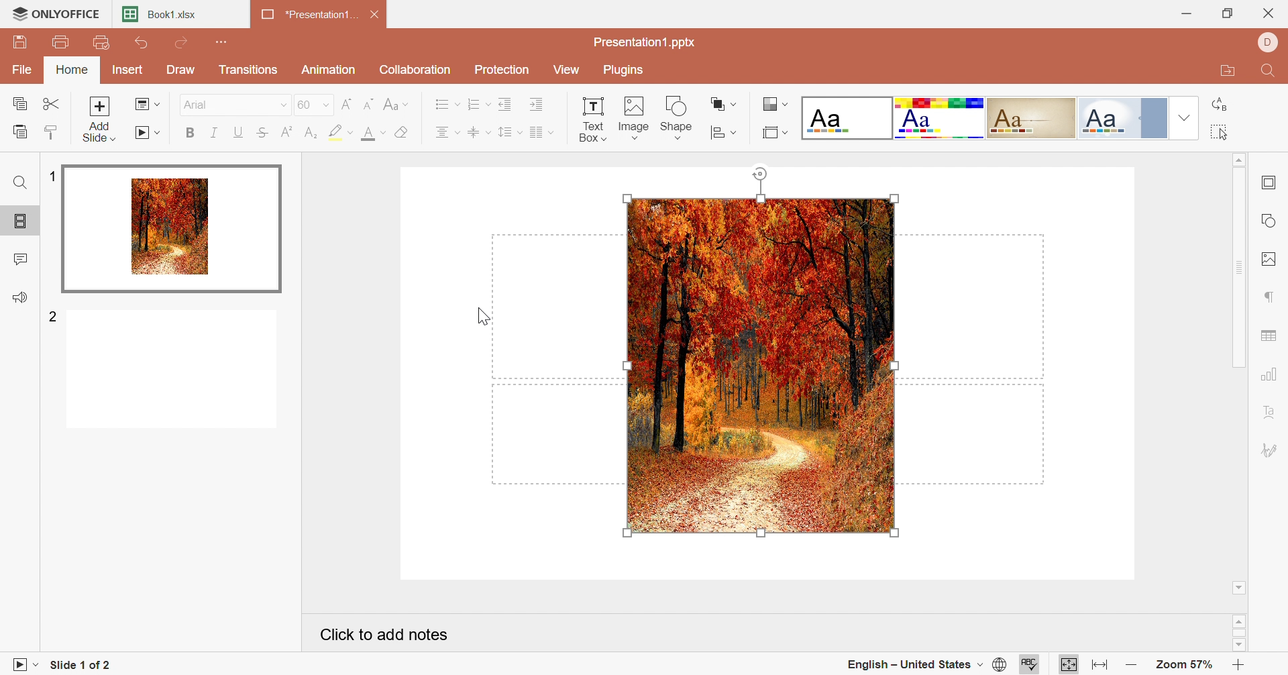  What do you see at coordinates (647, 42) in the screenshot?
I see `Presentation1.pptx` at bounding box center [647, 42].